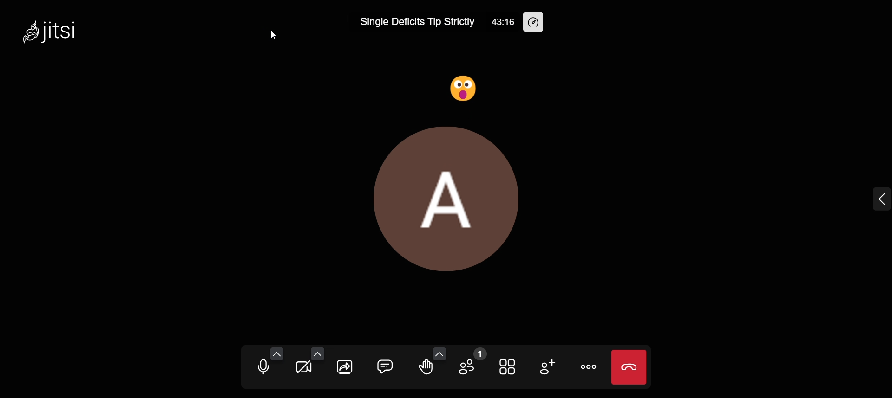 The width and height of the screenshot is (892, 398). What do you see at coordinates (416, 23) in the screenshot?
I see `Single Deficits Tip Strictly` at bounding box center [416, 23].